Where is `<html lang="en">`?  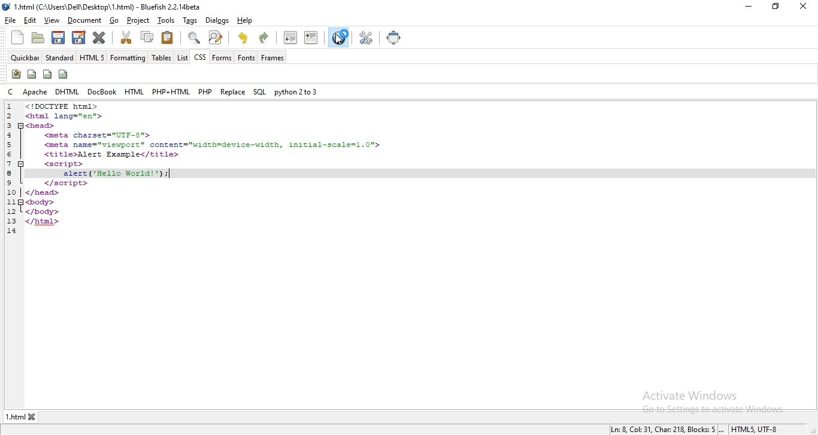 <html lang="en"> is located at coordinates (65, 115).